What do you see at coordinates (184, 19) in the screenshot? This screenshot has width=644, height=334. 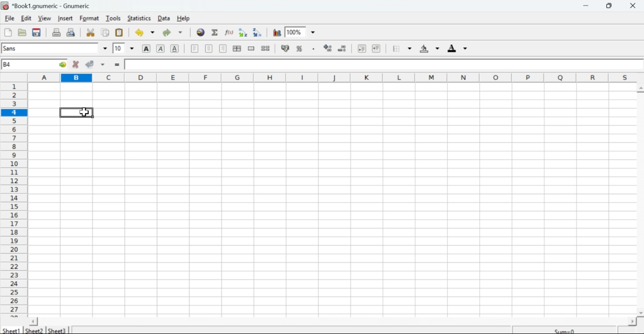 I see `Help` at bounding box center [184, 19].